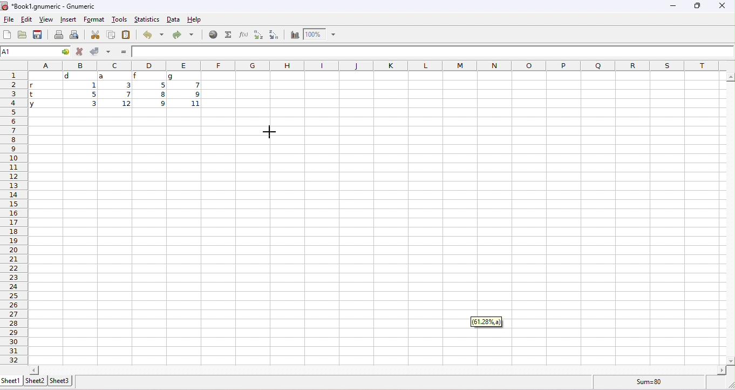 The image size is (735, 390). Describe the element at coordinates (117, 92) in the screenshot. I see `cell ranges` at that location.